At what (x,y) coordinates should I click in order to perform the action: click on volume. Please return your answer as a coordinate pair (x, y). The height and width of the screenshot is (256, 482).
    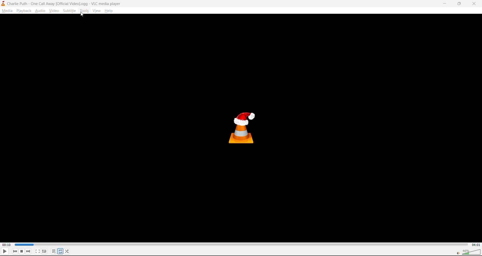
    Looking at the image, I should click on (467, 251).